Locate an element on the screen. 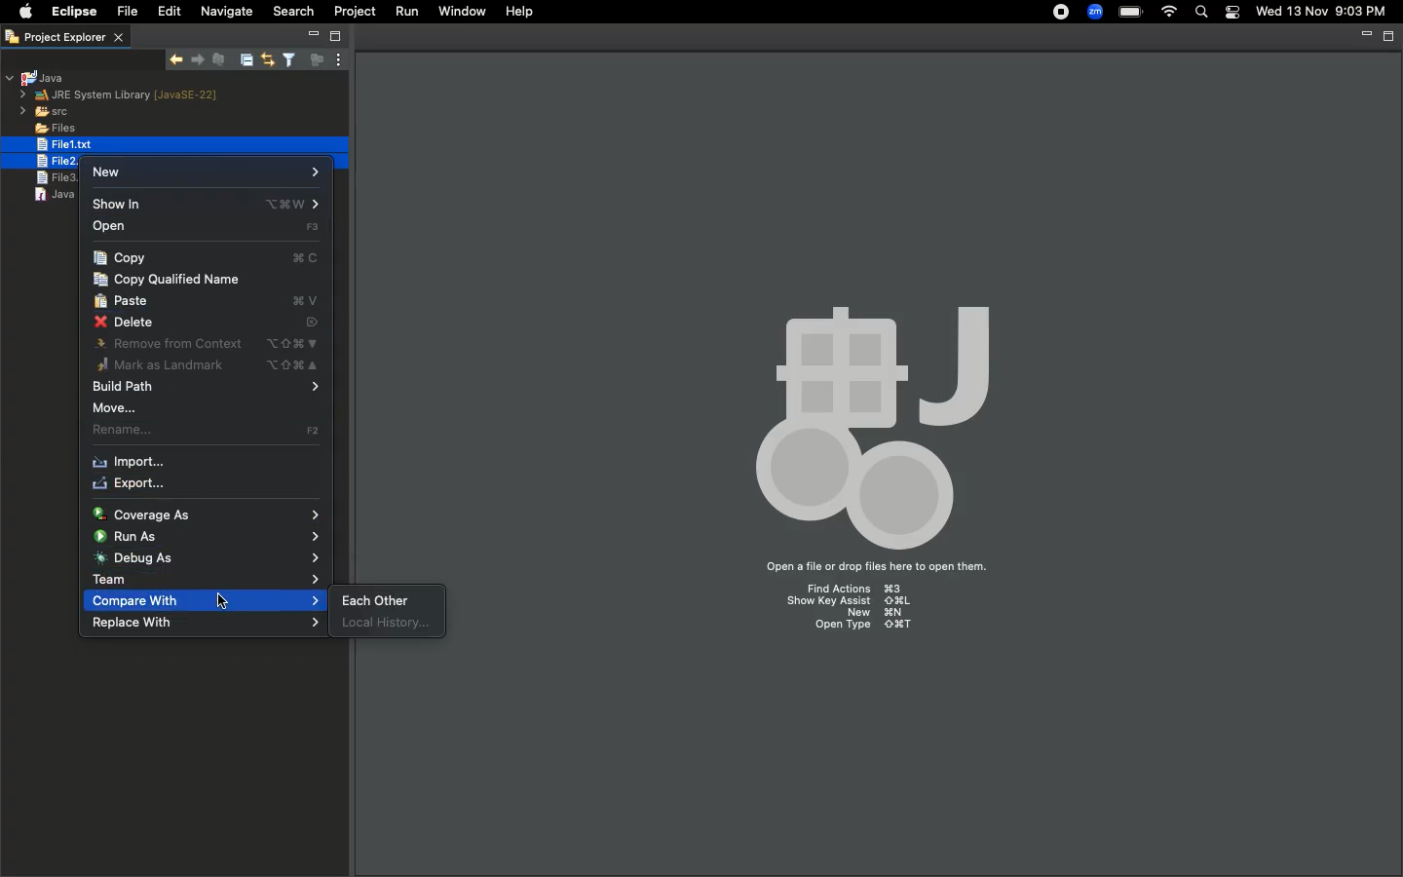 Image resolution: width=1403 pixels, height=877 pixels. Open type is located at coordinates (856, 629).